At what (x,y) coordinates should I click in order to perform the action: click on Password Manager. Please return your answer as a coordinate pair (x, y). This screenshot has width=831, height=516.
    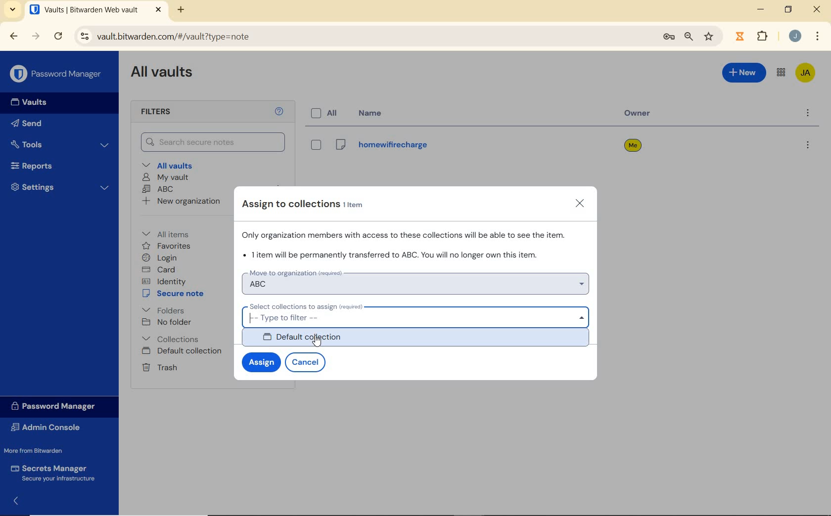
    Looking at the image, I should click on (56, 74).